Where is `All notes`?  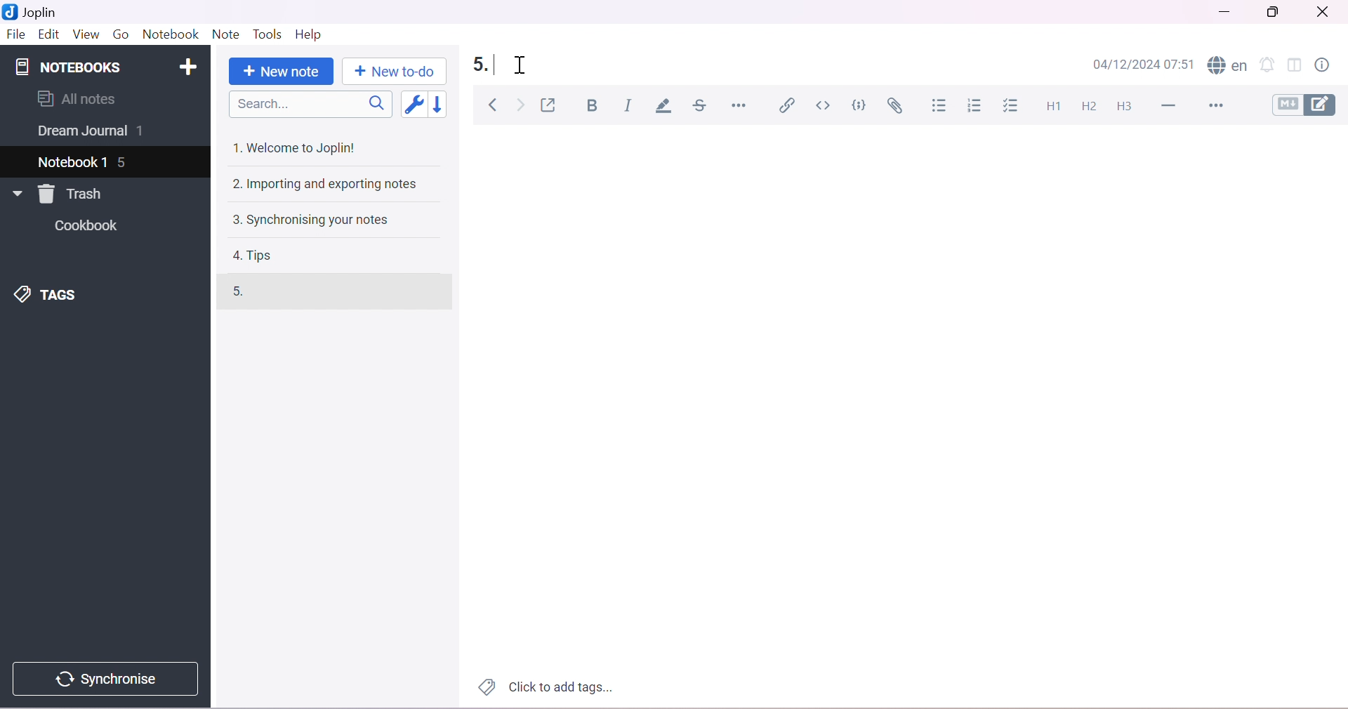
All notes is located at coordinates (77, 98).